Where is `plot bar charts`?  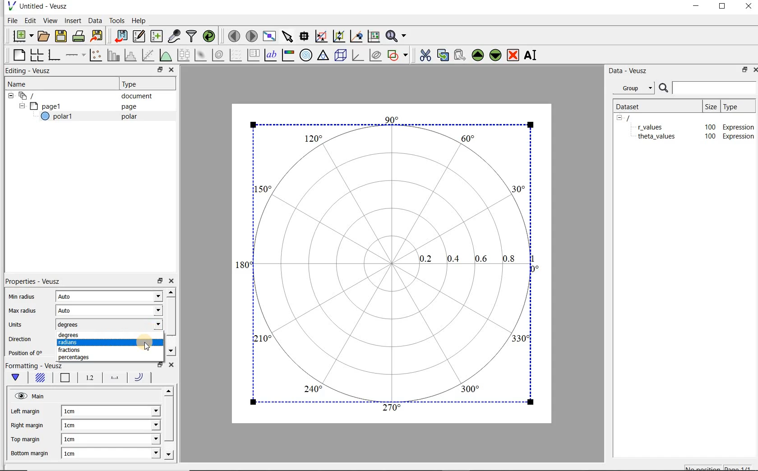
plot bar charts is located at coordinates (114, 55).